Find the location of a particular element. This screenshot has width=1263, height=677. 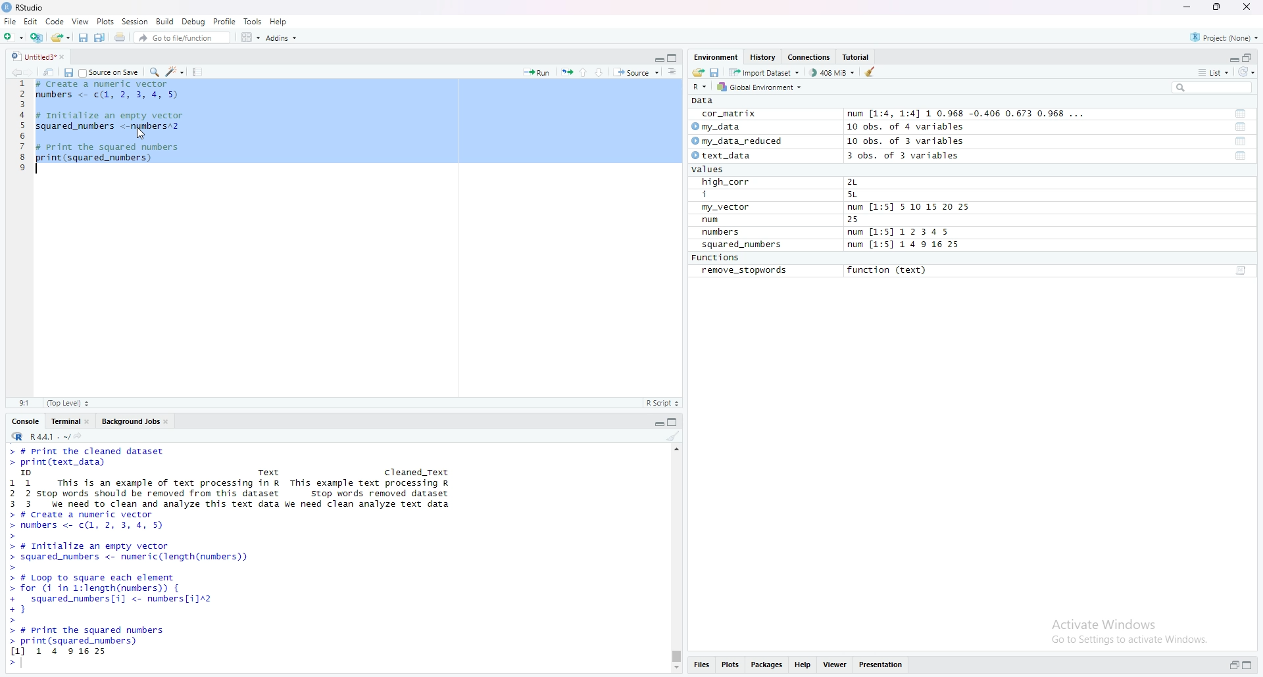

Code is located at coordinates (55, 21).